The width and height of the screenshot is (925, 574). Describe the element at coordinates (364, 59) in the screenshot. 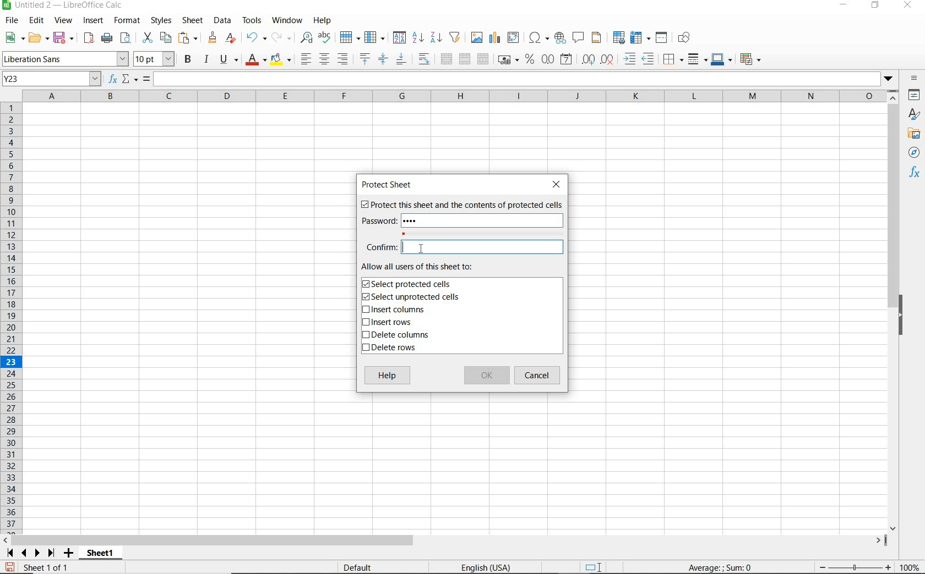

I see `ALIGN TOP` at that location.